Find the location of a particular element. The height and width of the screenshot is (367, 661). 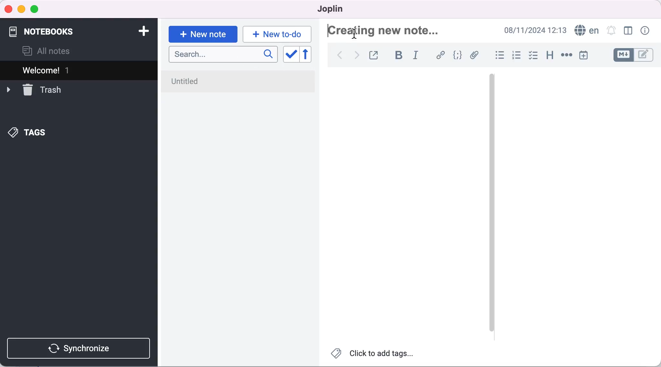

all notes is located at coordinates (47, 51).